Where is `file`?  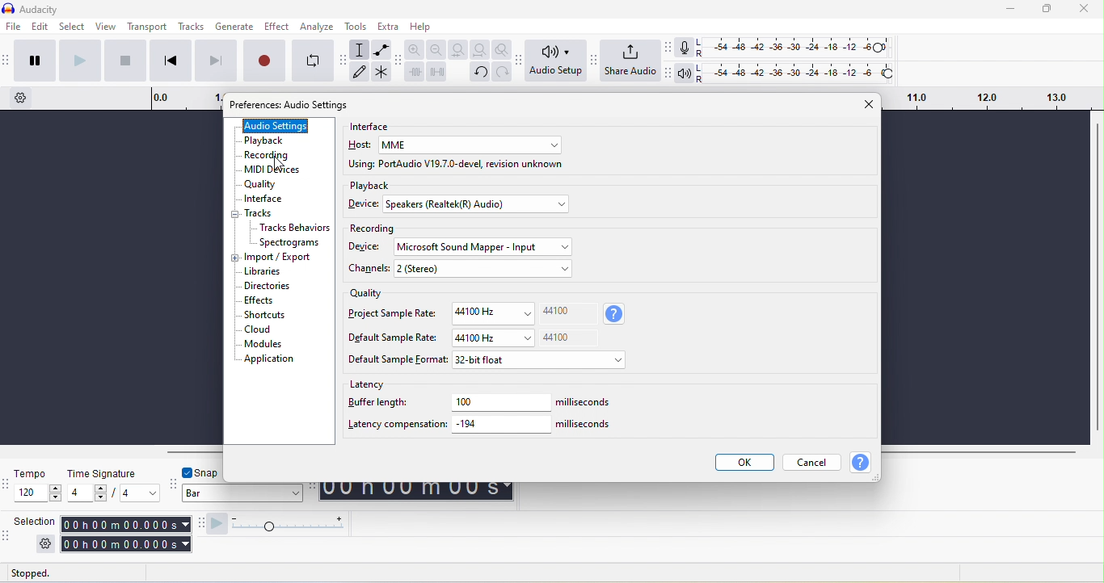 file is located at coordinates (15, 27).